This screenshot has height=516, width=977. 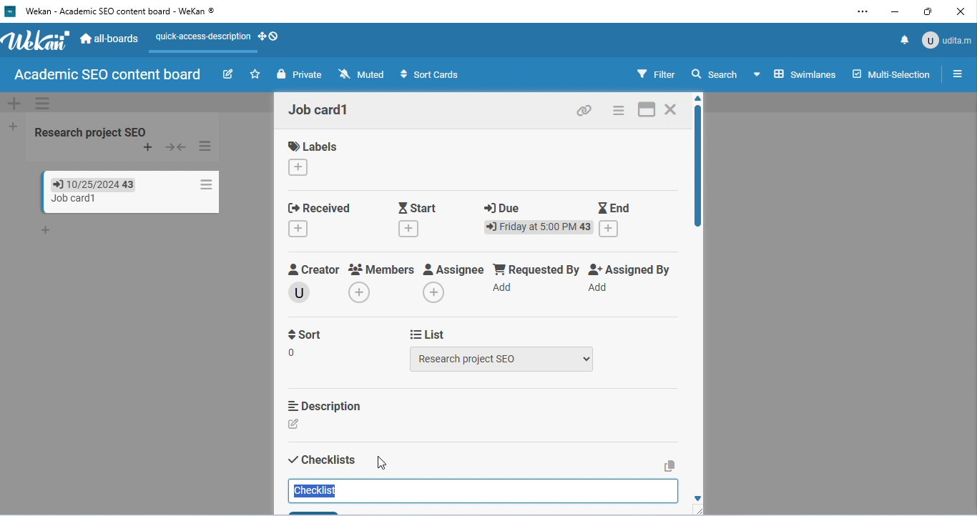 What do you see at coordinates (633, 269) in the screenshot?
I see `assigned by` at bounding box center [633, 269].